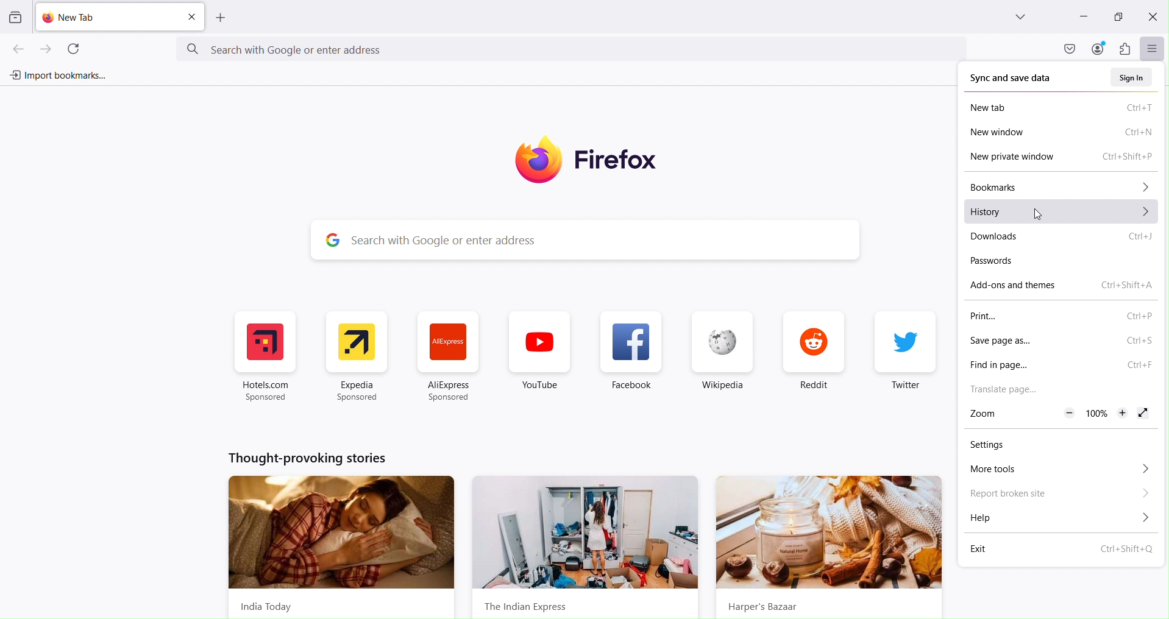  I want to click on New tab, so click(1064, 108).